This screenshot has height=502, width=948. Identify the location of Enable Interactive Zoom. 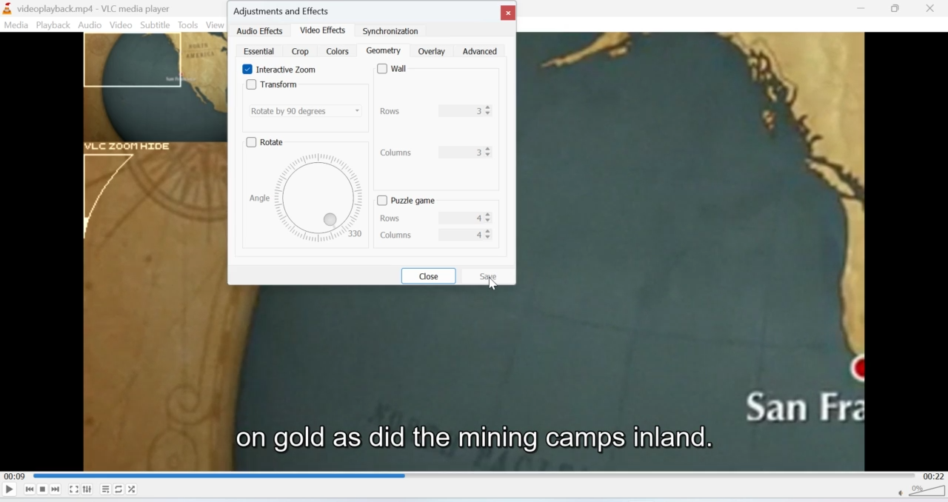
(248, 68).